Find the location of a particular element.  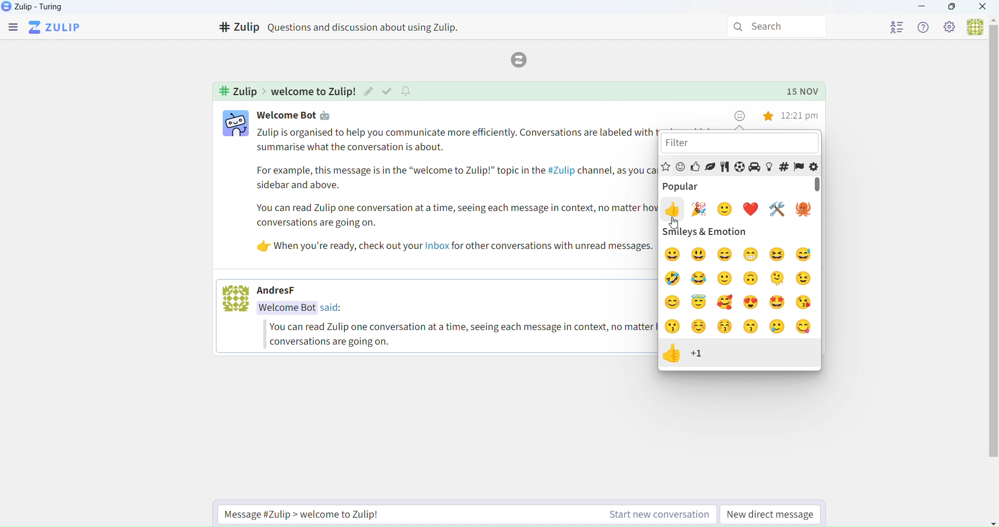

kissing heart is located at coordinates (805, 302).